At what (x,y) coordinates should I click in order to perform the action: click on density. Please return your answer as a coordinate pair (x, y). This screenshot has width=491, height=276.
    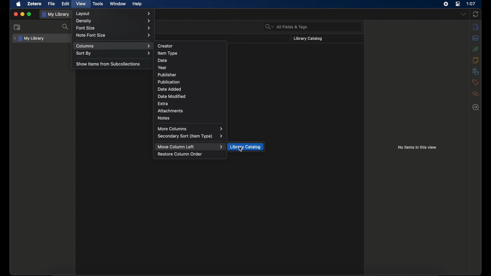
    Looking at the image, I should click on (114, 21).